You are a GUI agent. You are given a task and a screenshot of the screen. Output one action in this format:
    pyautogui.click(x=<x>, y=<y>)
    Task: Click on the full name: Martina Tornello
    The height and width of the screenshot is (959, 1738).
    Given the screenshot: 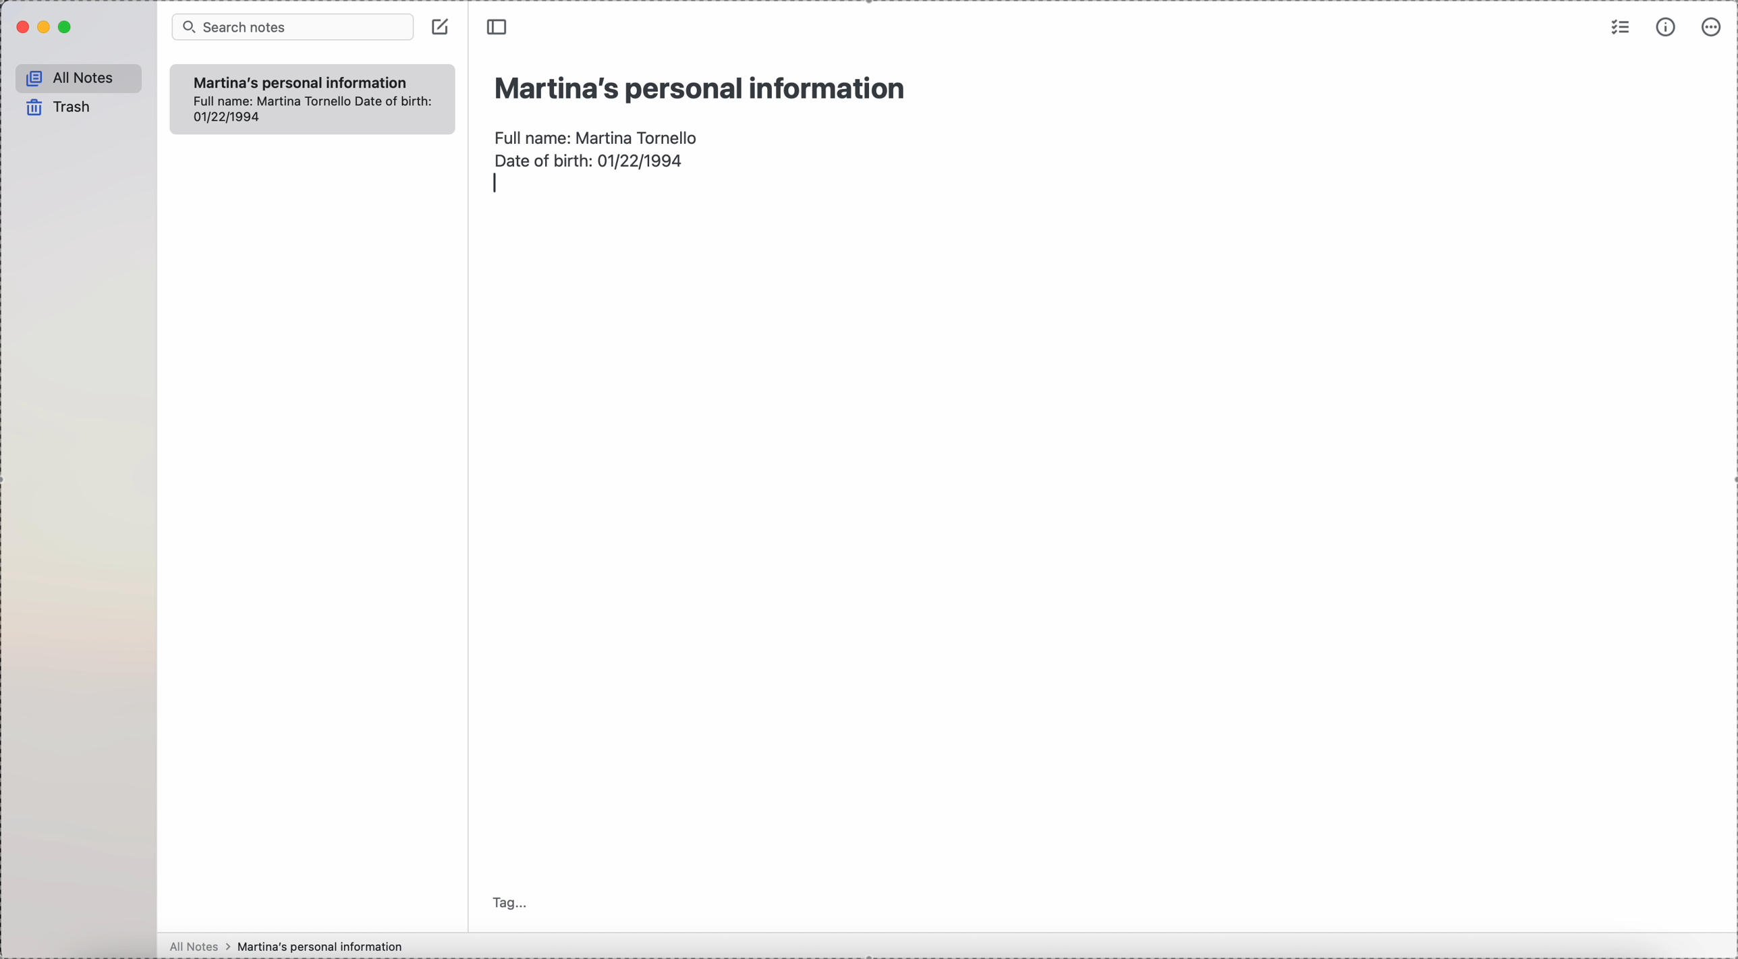 What is the action you would take?
    pyautogui.click(x=598, y=135)
    